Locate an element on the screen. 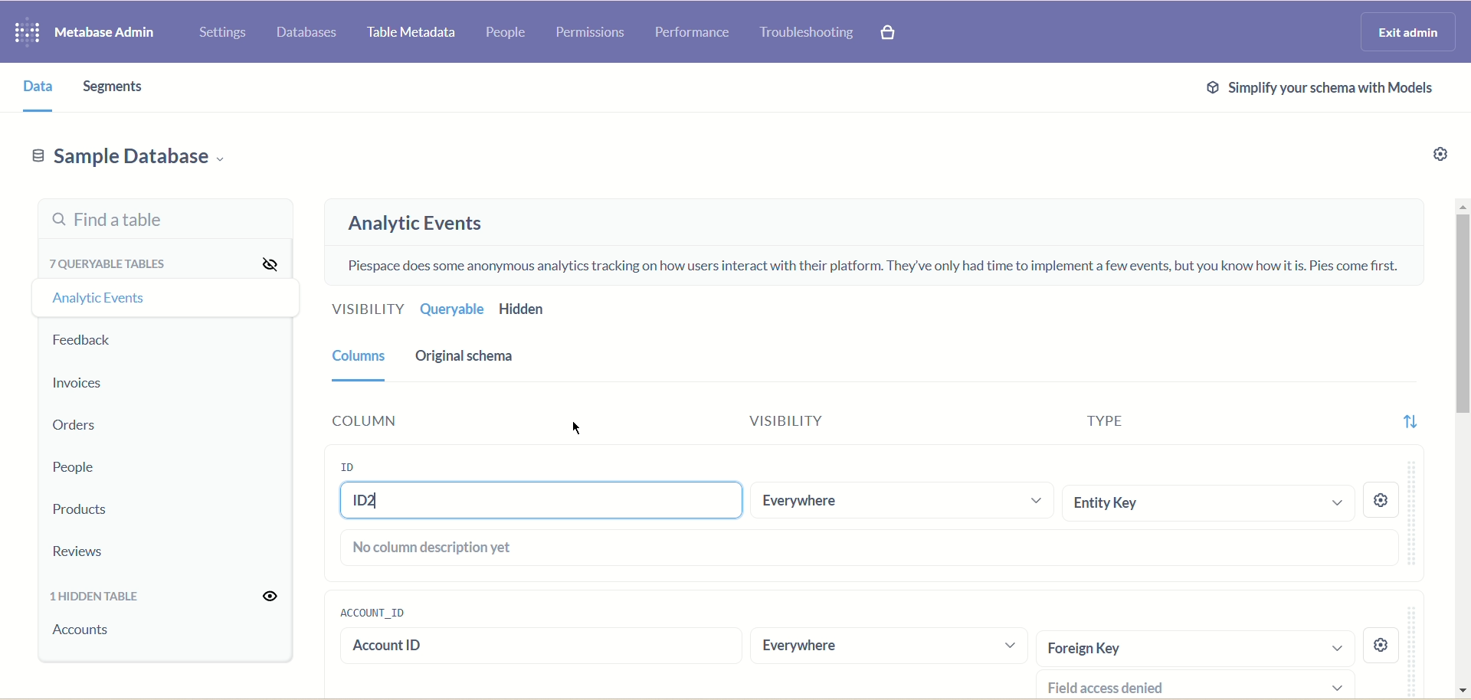 The image size is (1471, 700). account id is located at coordinates (504, 646).